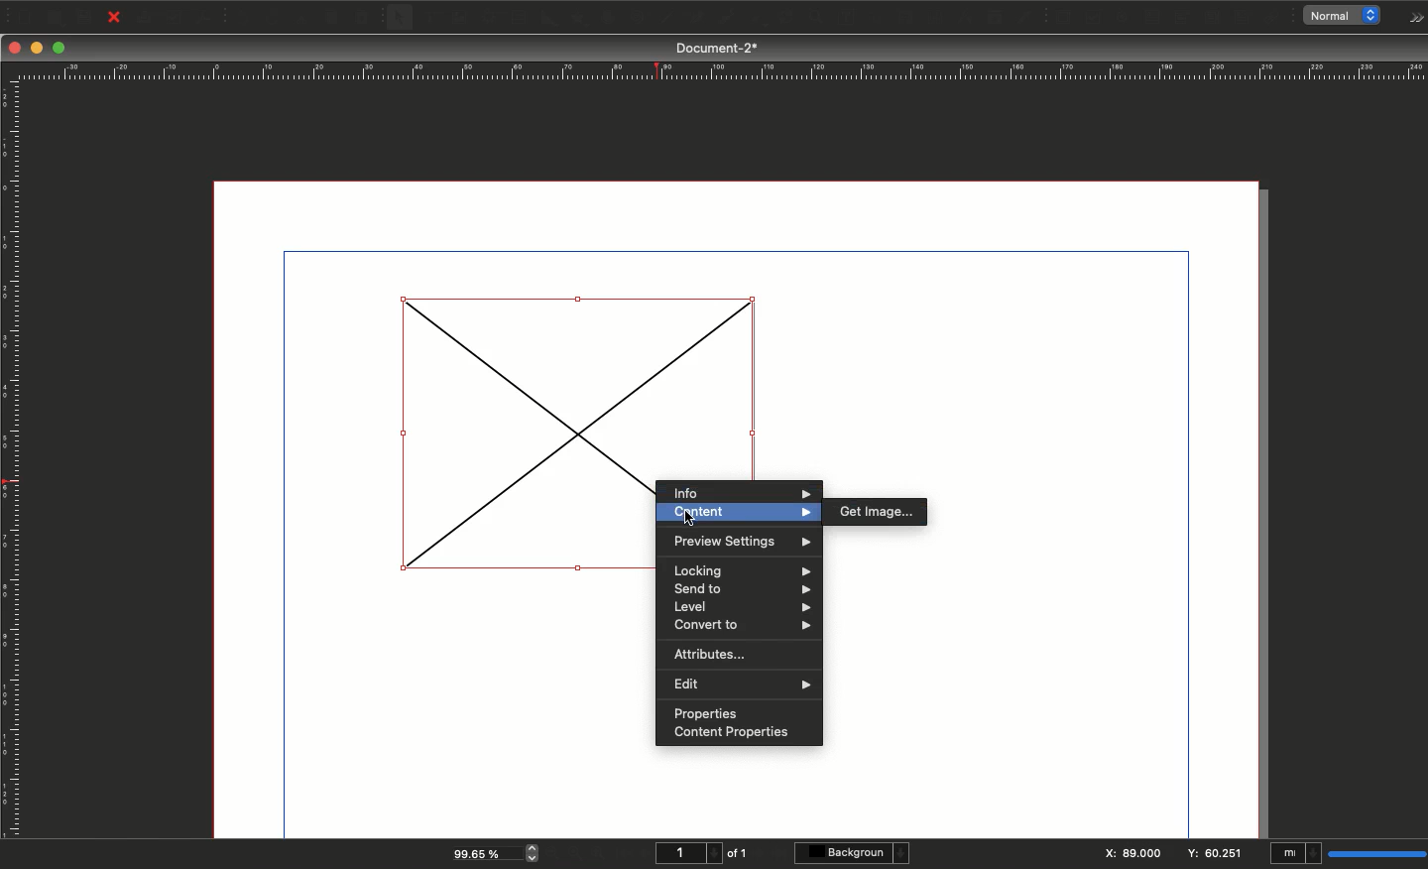 Image resolution: width=1428 pixels, height=869 pixels. Describe the element at coordinates (206, 17) in the screenshot. I see `Save as PDF` at that location.